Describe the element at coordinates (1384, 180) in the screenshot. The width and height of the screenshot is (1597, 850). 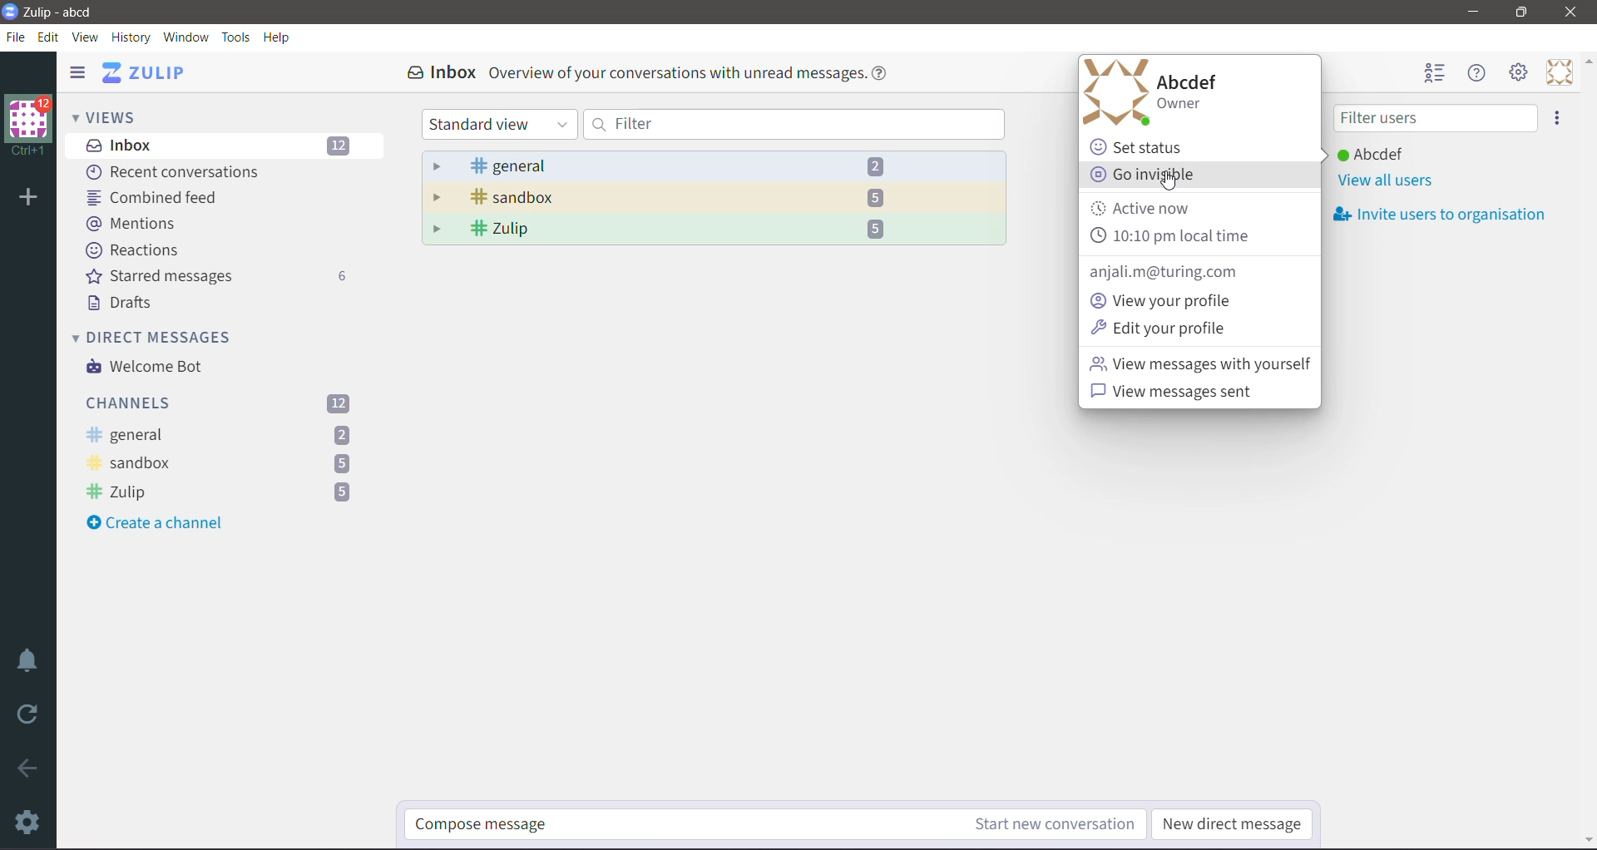
I see `View all users` at that location.